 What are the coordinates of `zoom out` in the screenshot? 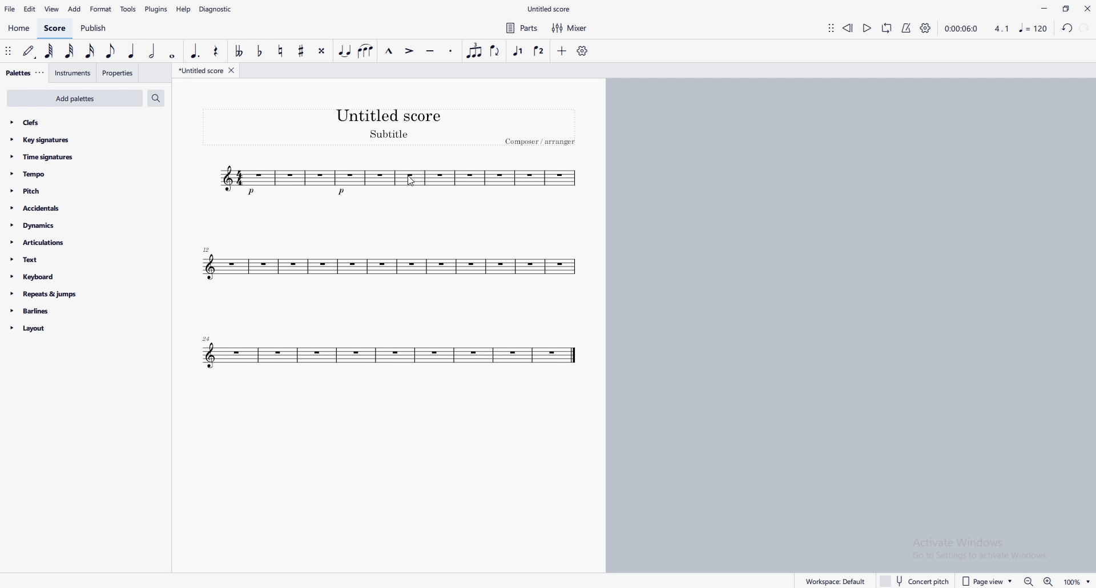 It's located at (1029, 582).